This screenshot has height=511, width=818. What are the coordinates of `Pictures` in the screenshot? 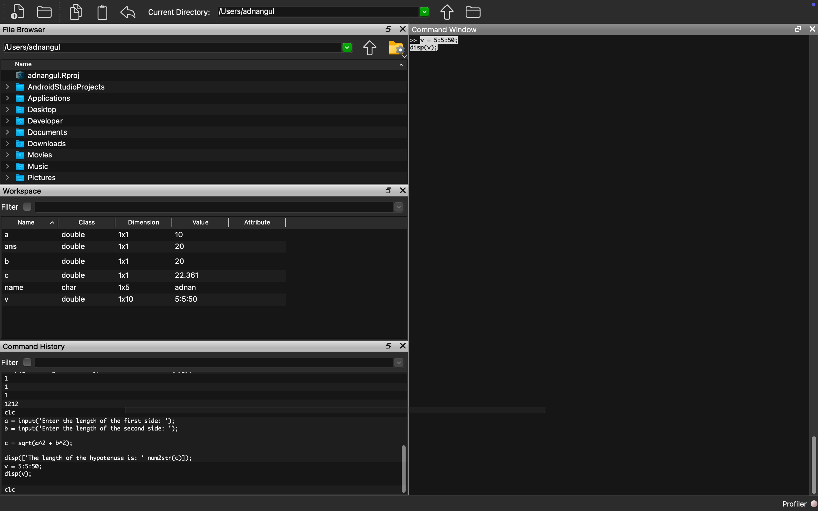 It's located at (30, 178).